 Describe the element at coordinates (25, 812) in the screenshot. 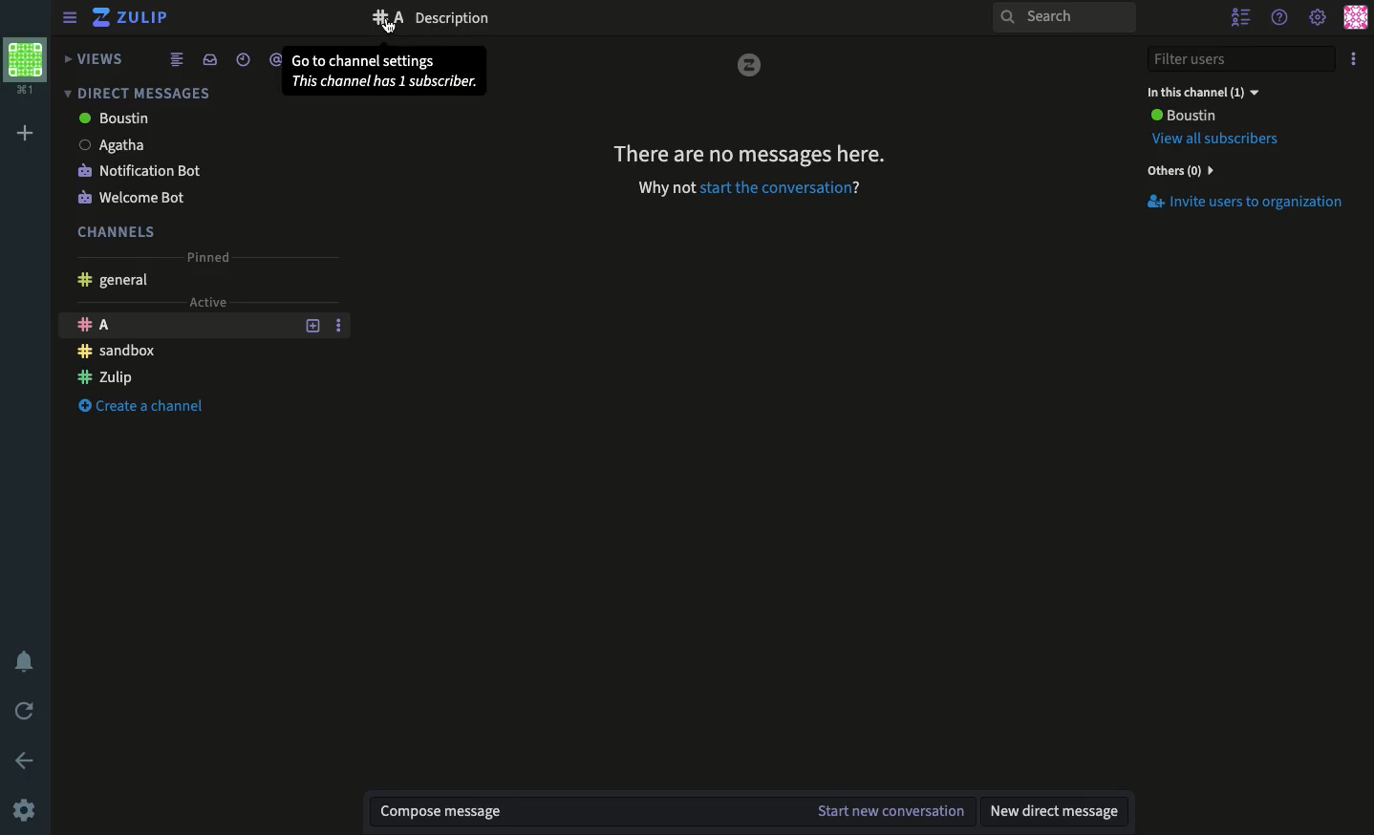

I see `Settings` at that location.